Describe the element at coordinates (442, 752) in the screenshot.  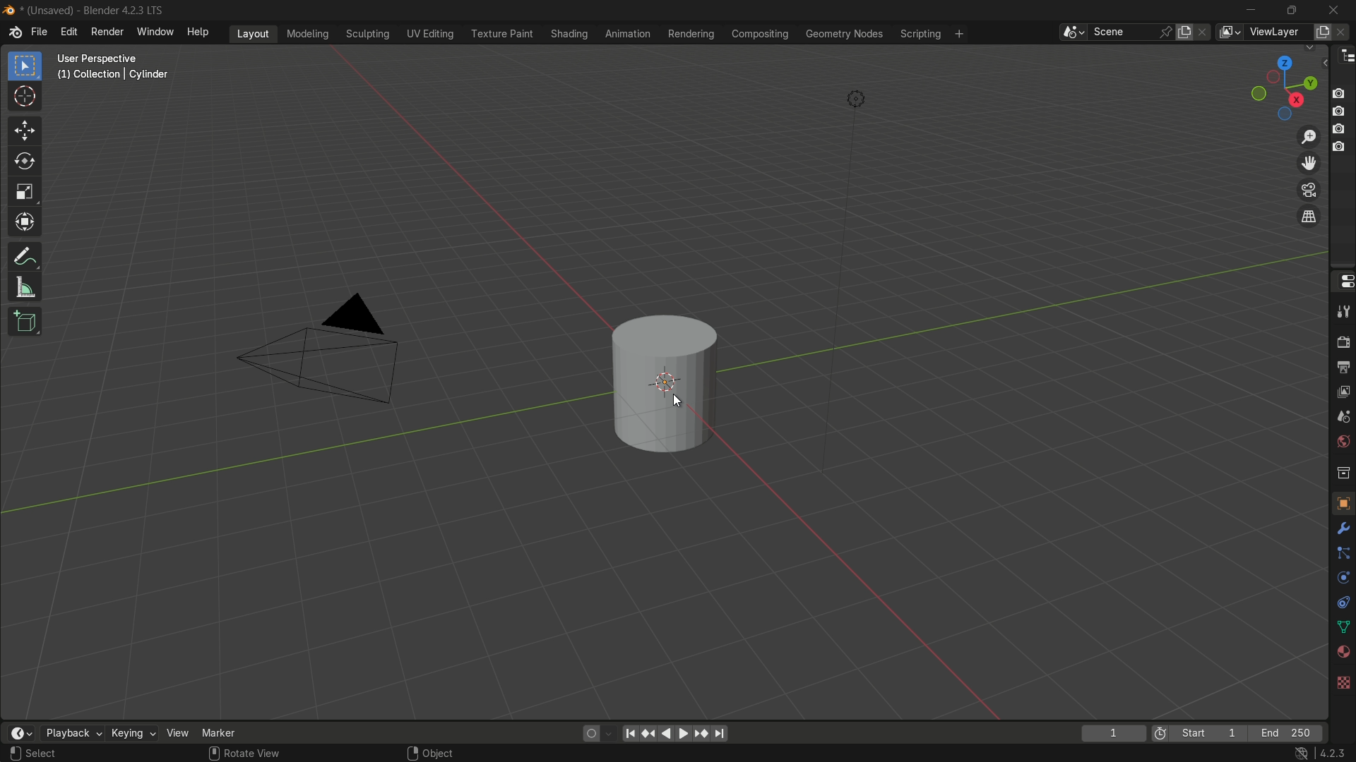
I see `Object` at that location.